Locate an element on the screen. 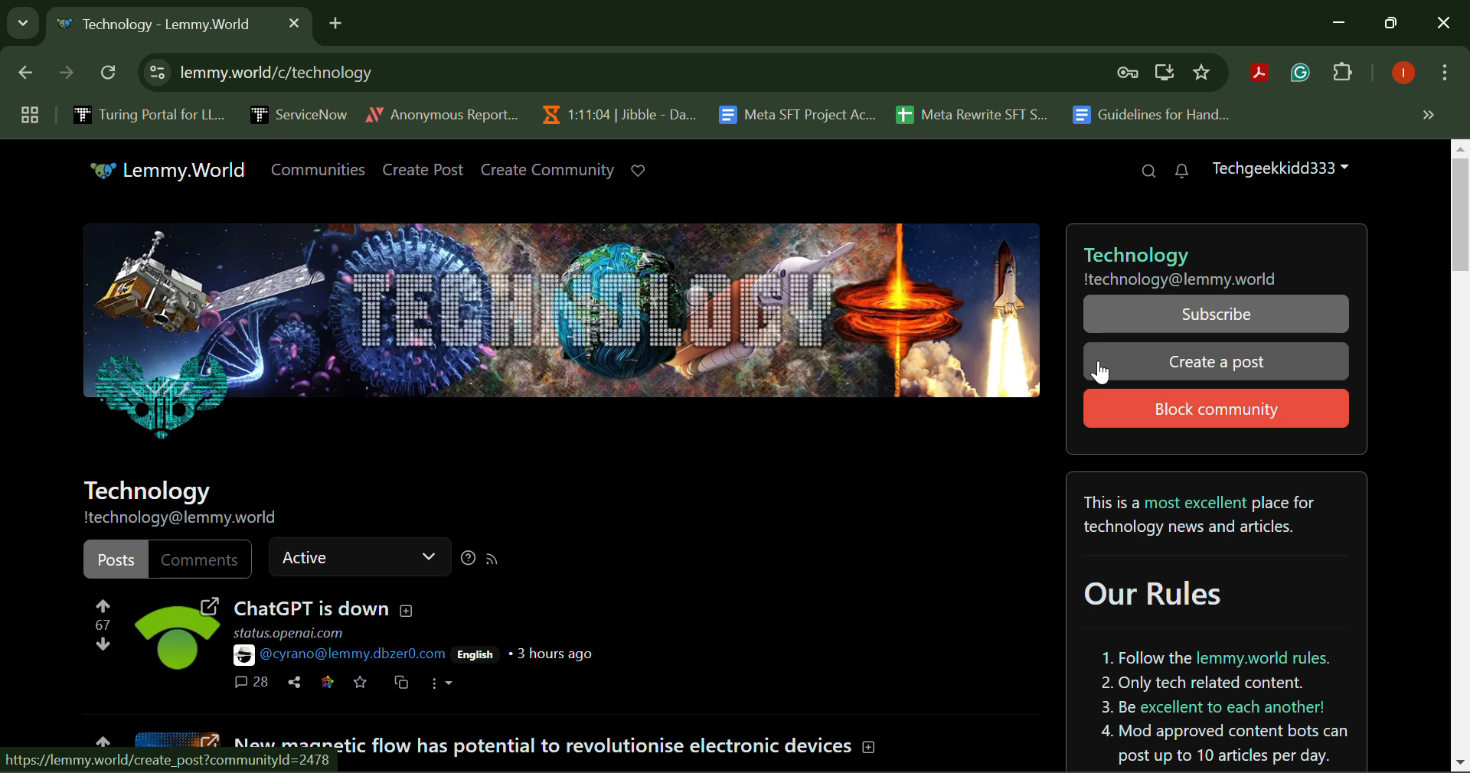 This screenshot has width=1470, height=773. Bookmark is located at coordinates (1203, 73).